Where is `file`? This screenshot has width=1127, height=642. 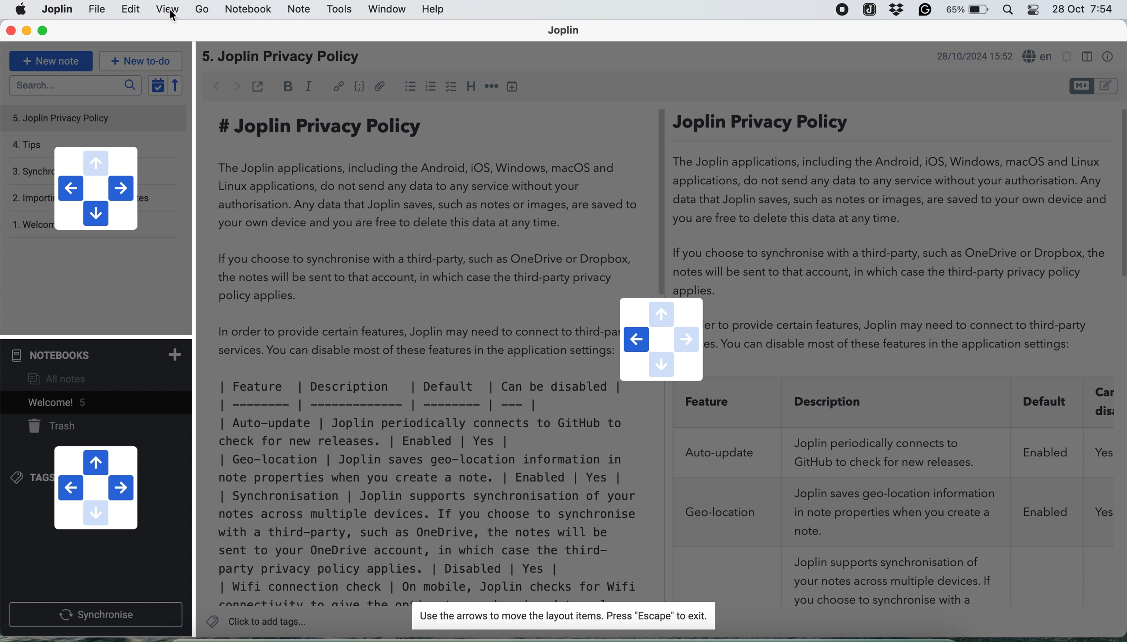 file is located at coordinates (56, 9).